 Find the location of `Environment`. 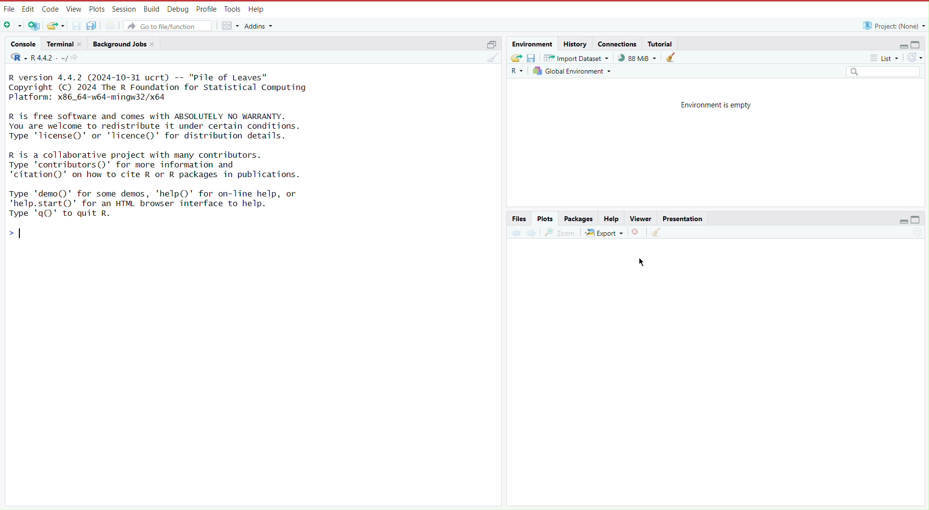

Environment is located at coordinates (534, 44).